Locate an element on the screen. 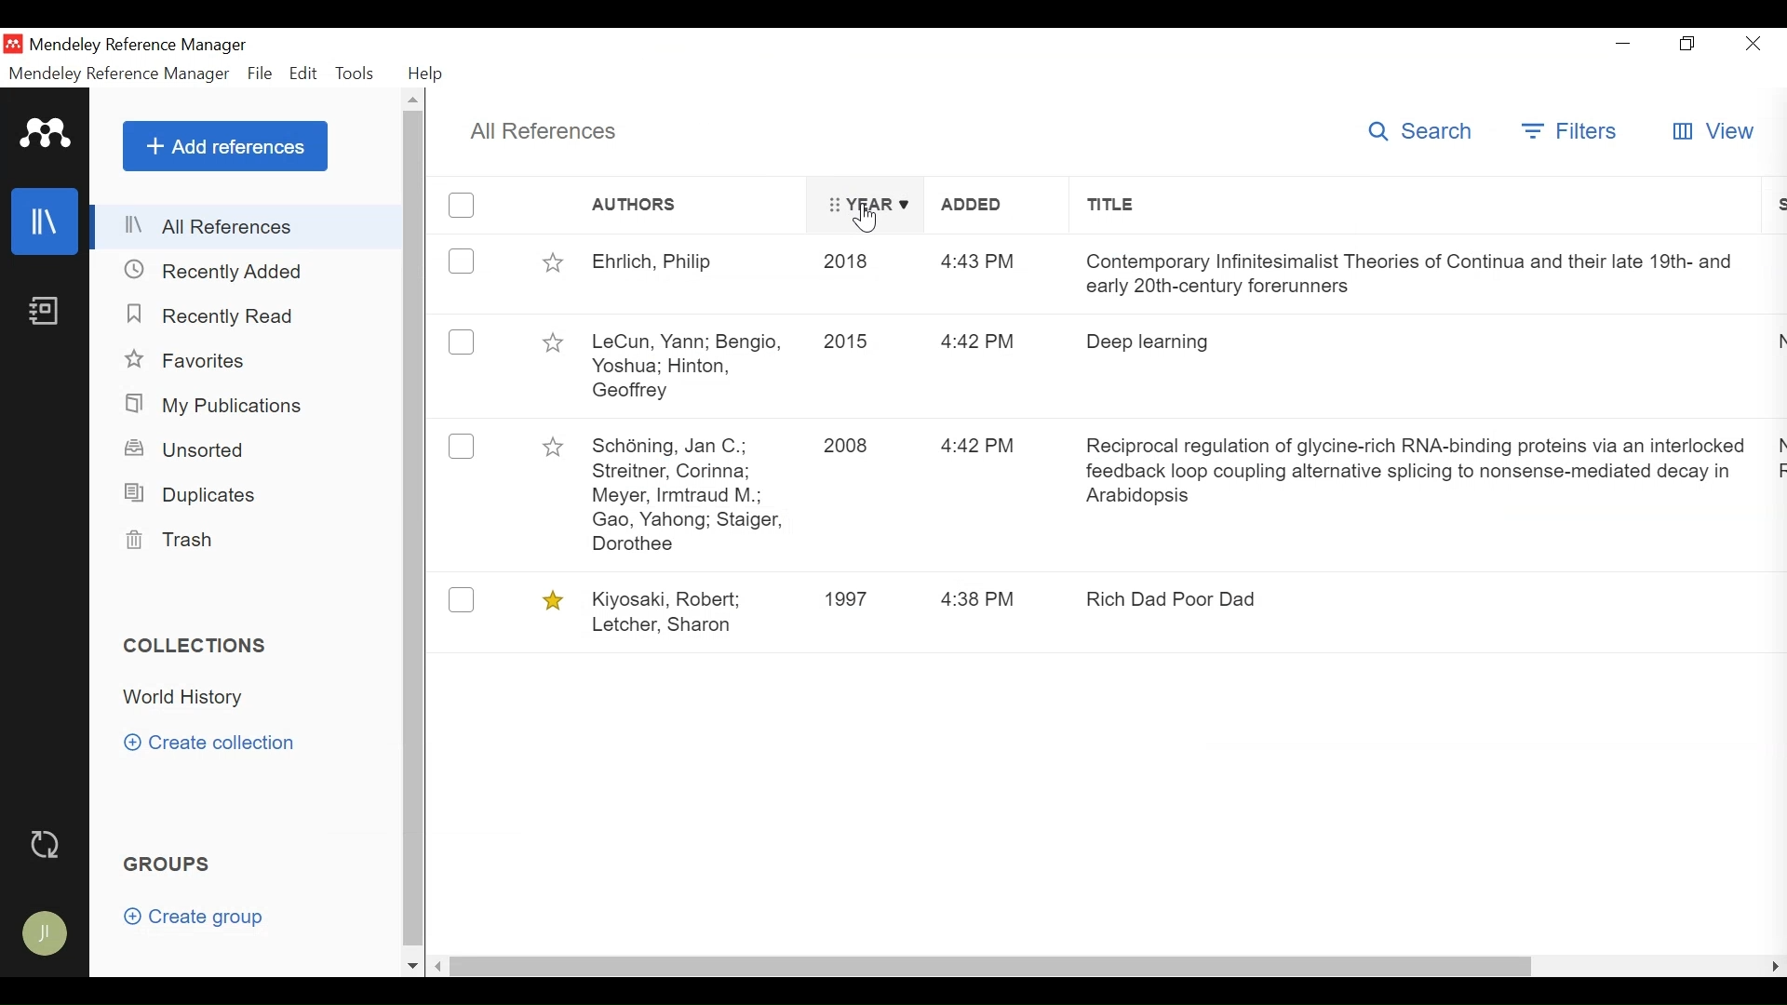  scroll right is located at coordinates (1770, 968).